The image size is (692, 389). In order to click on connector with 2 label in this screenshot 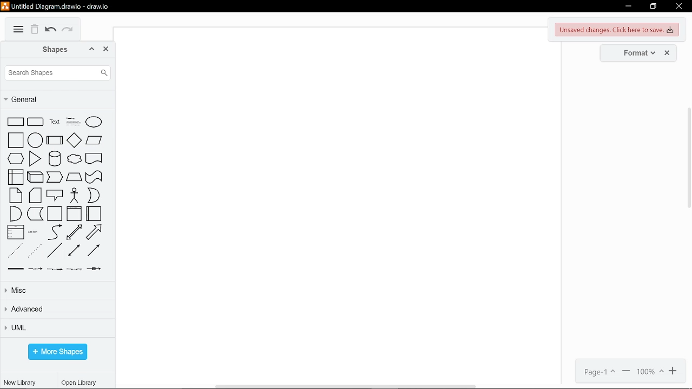, I will do `click(54, 269)`.